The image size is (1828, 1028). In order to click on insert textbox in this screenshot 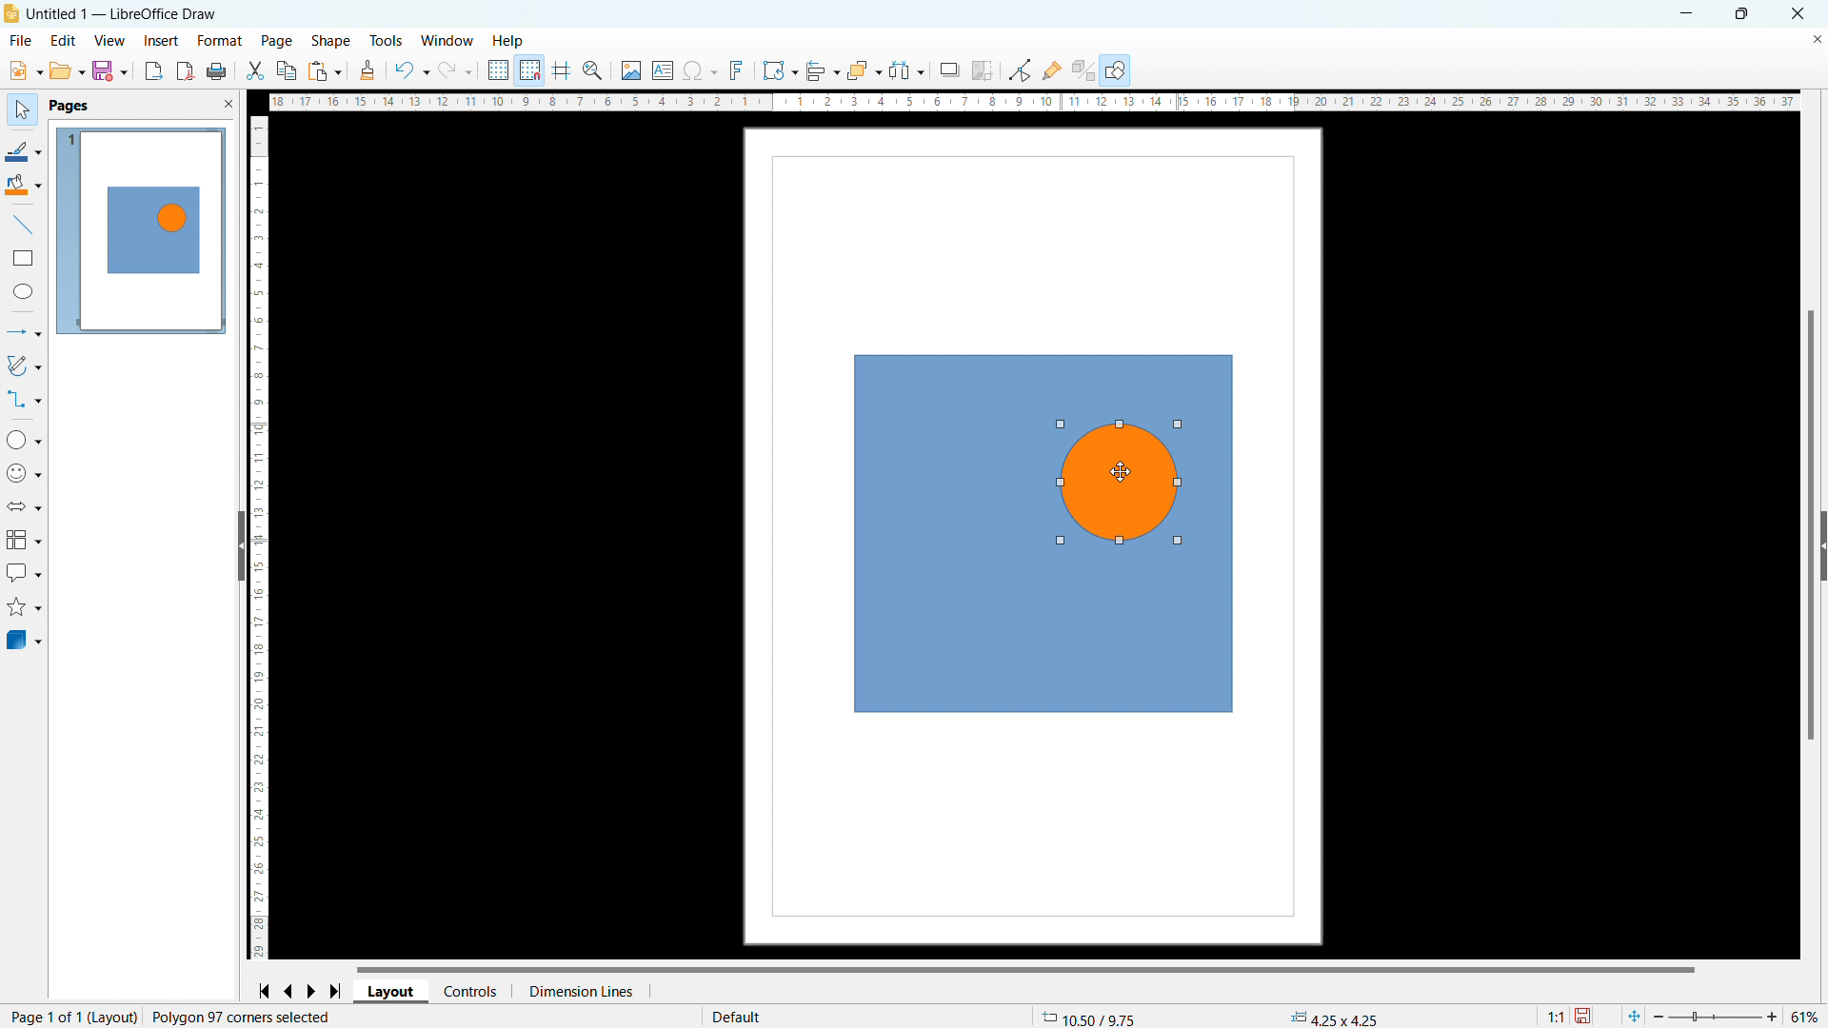, I will do `click(663, 71)`.